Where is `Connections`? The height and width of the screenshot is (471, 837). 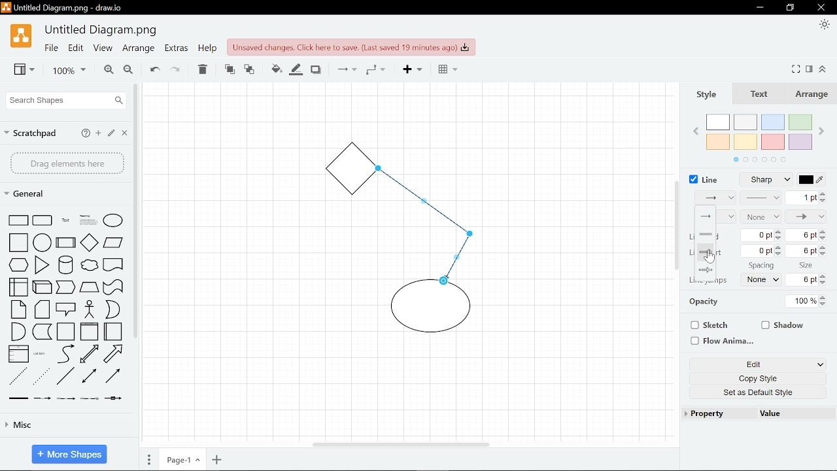
Connections is located at coordinates (345, 70).